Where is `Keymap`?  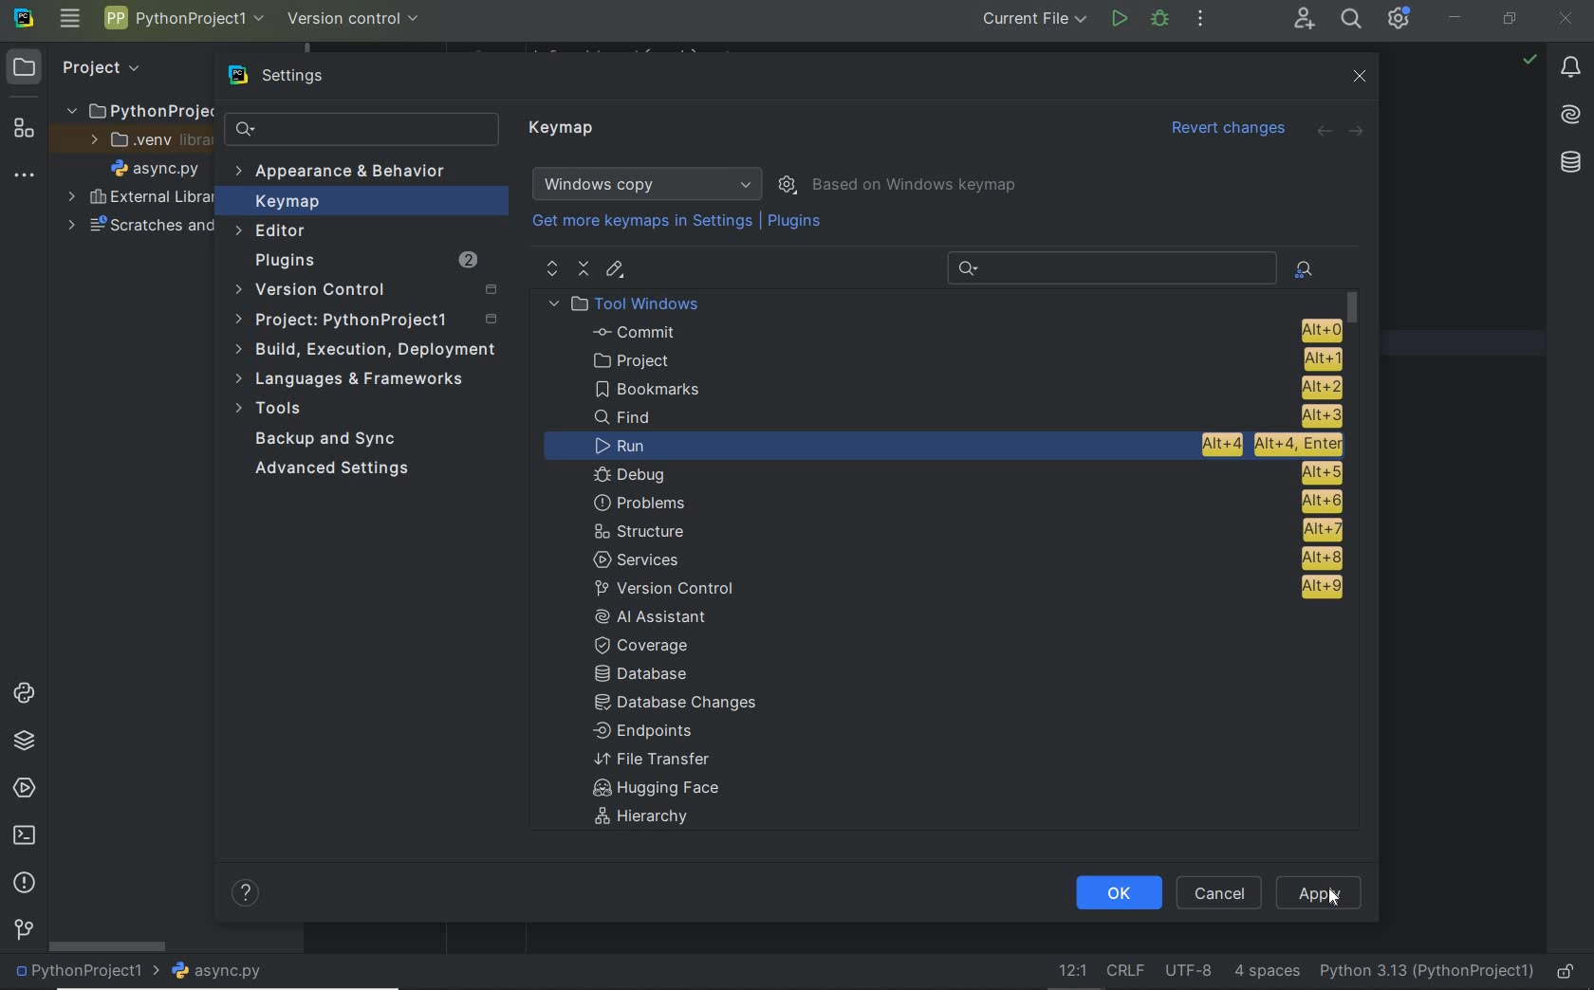
Keymap is located at coordinates (565, 131).